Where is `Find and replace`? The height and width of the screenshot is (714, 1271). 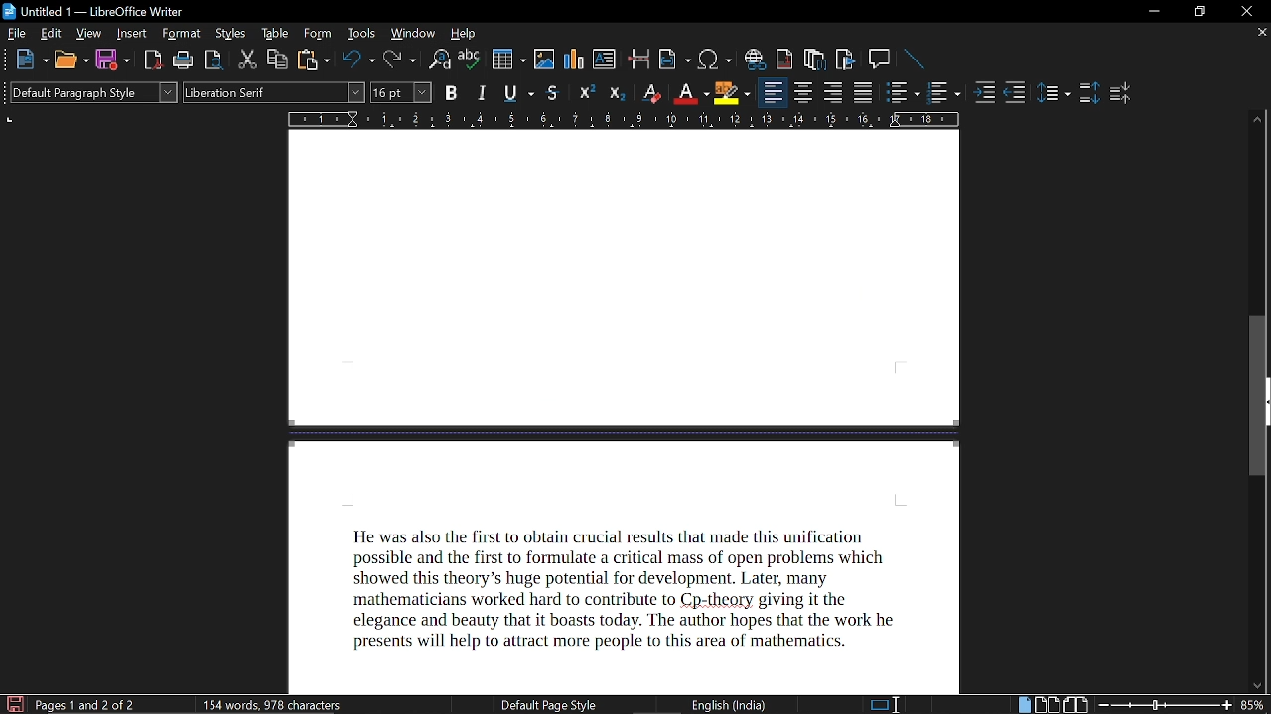
Find and replace is located at coordinates (441, 60).